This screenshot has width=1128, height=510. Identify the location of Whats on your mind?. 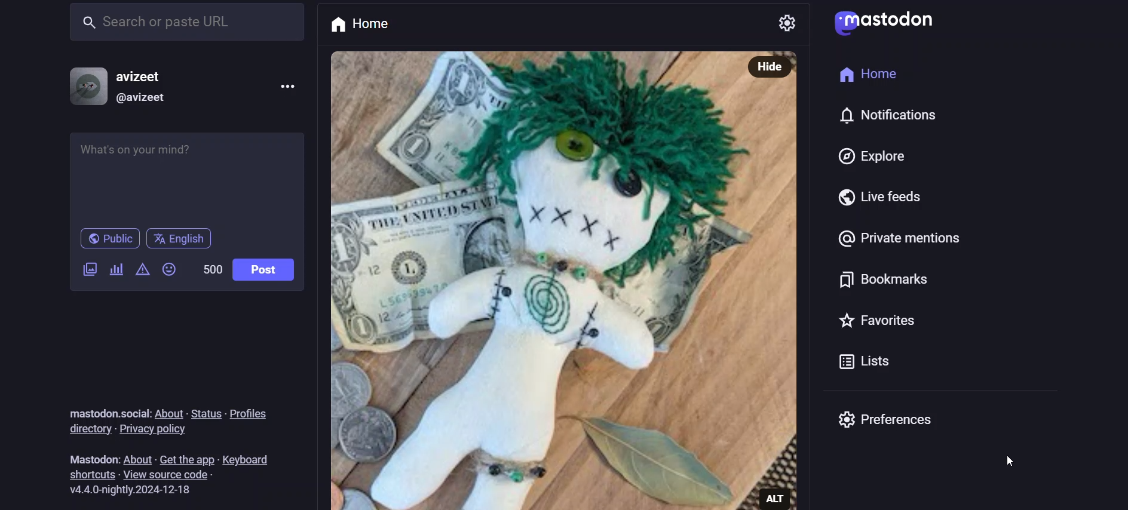
(185, 174).